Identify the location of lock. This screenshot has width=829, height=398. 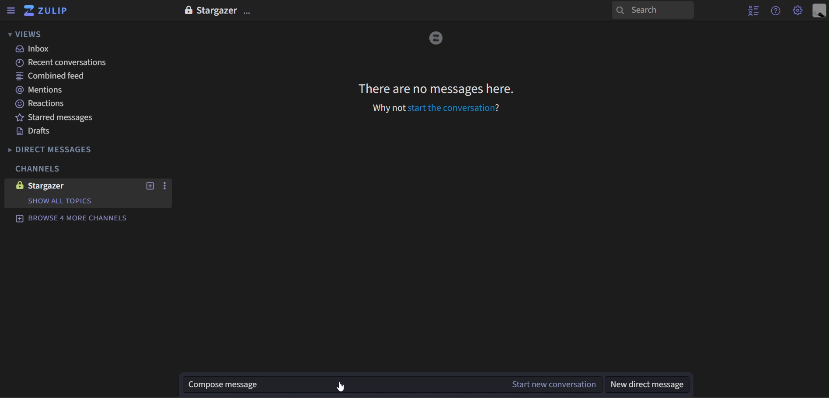
(188, 10).